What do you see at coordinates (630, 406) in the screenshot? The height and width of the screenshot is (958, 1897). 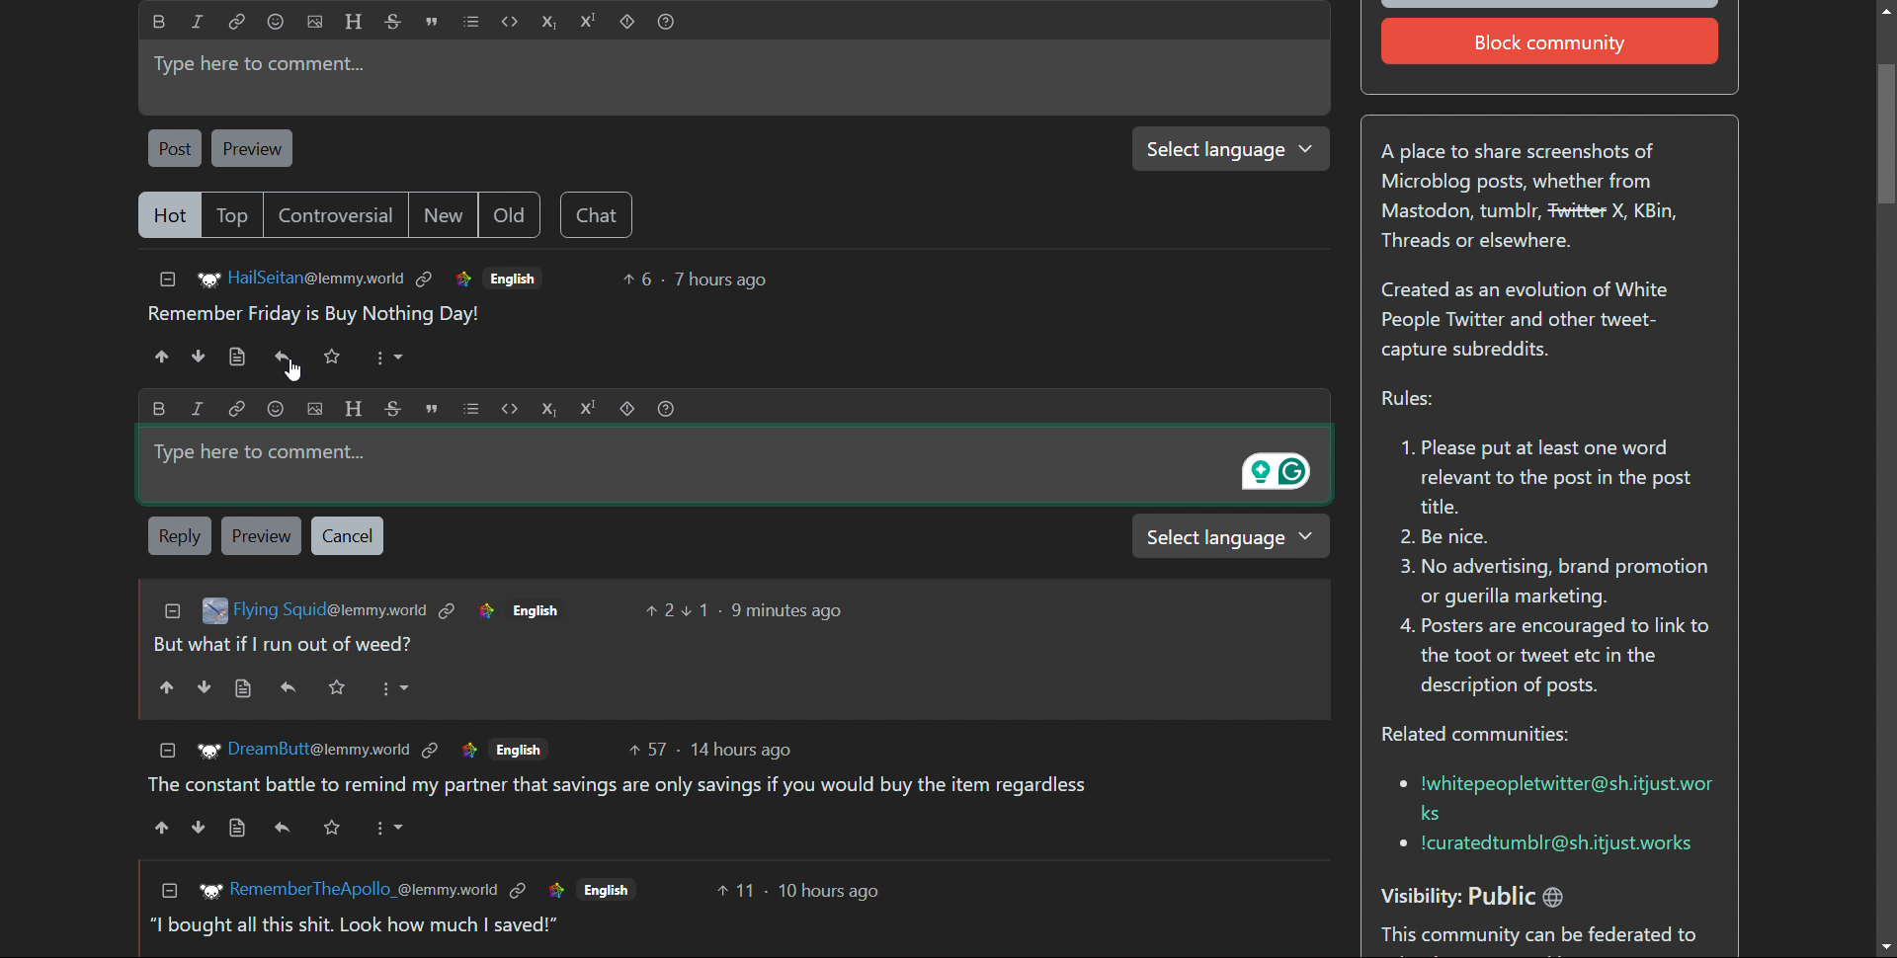 I see `spoiler` at bounding box center [630, 406].